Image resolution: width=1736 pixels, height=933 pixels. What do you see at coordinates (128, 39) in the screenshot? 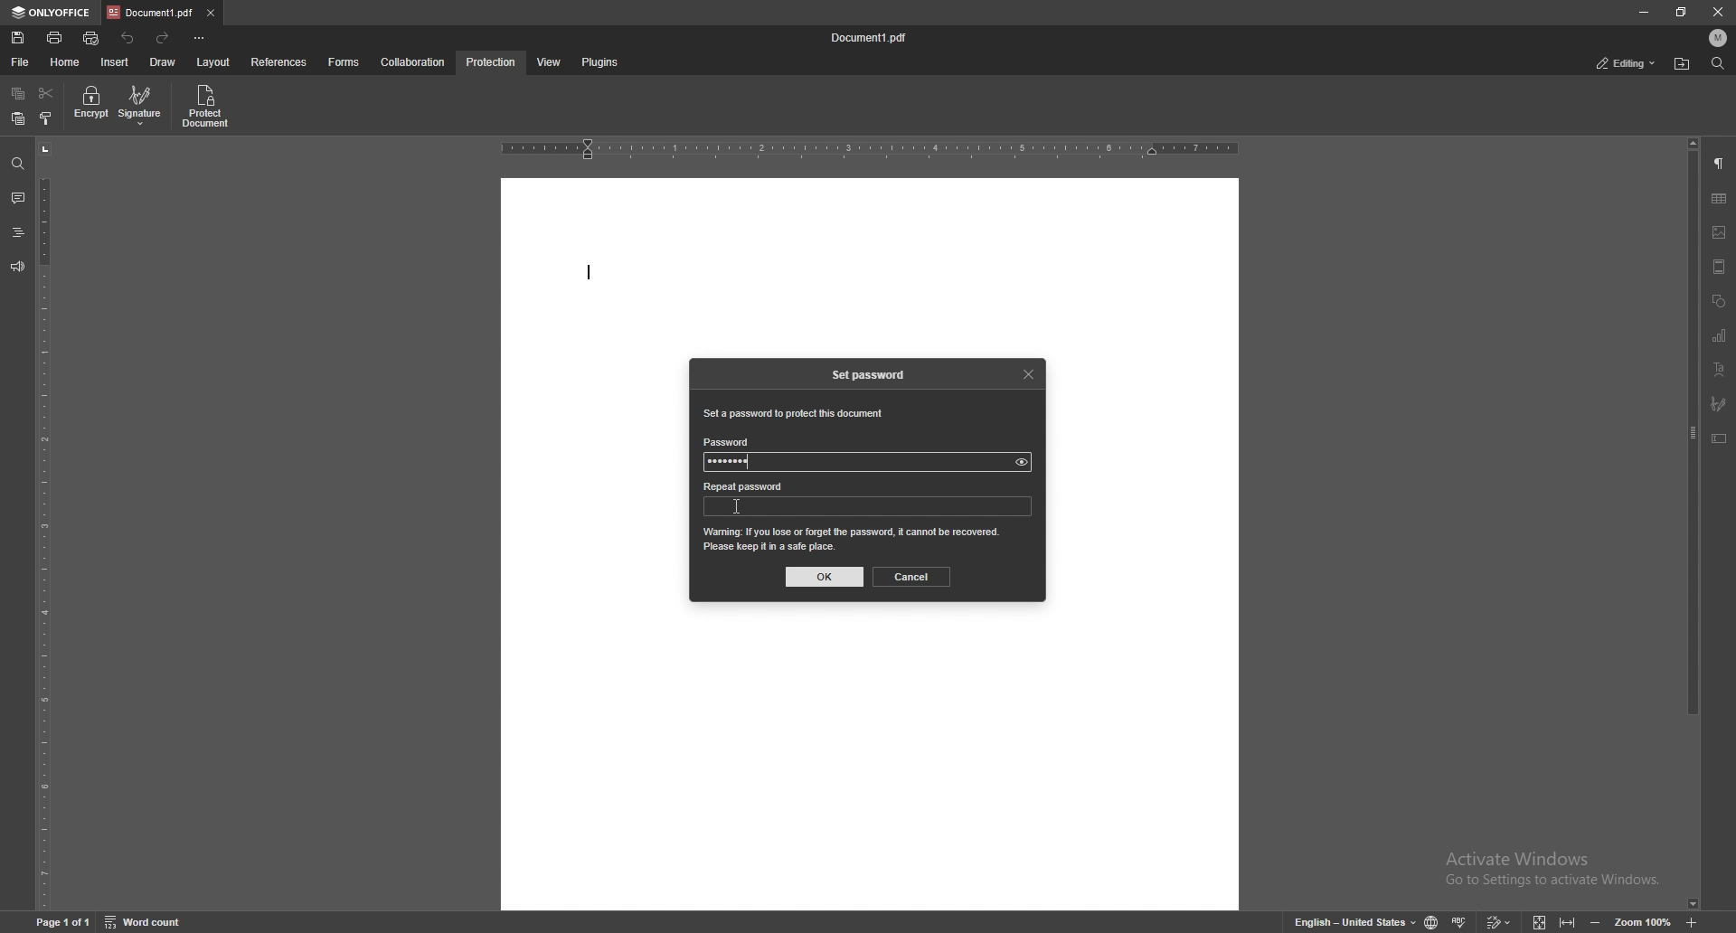
I see `undo` at bounding box center [128, 39].